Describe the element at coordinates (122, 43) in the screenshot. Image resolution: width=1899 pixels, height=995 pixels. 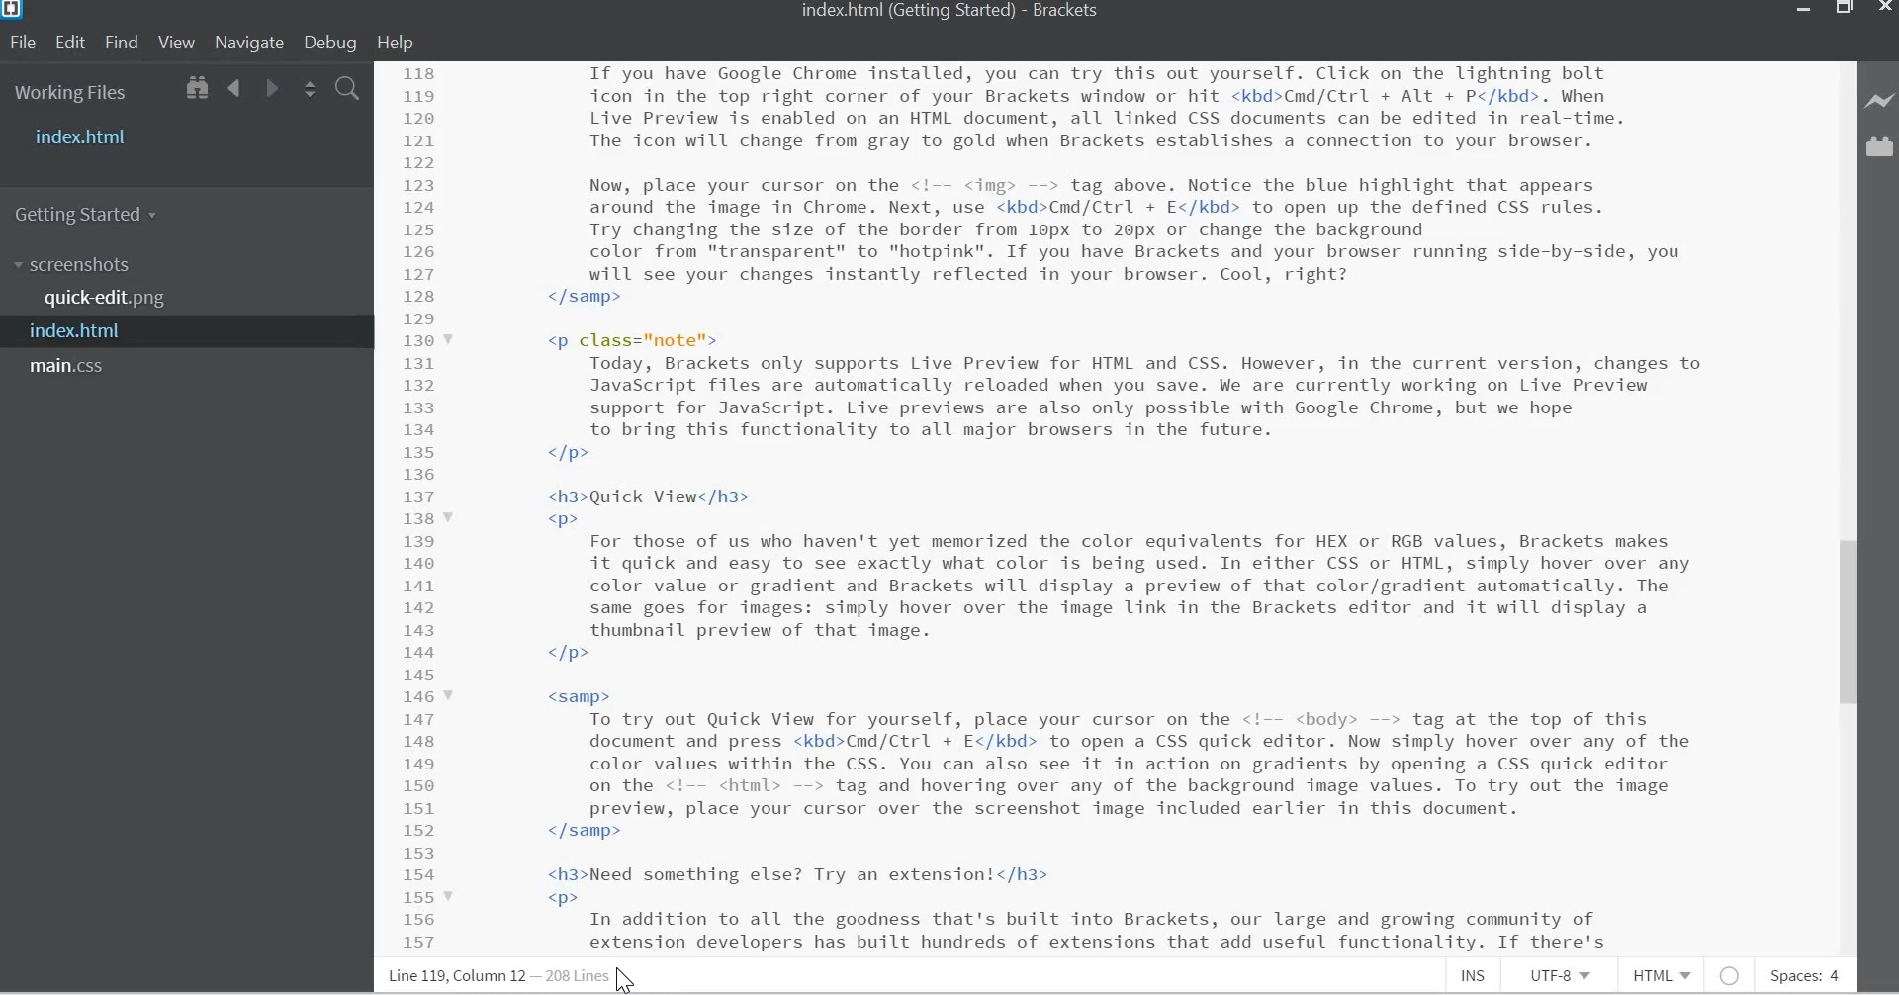
I see `Find` at that location.